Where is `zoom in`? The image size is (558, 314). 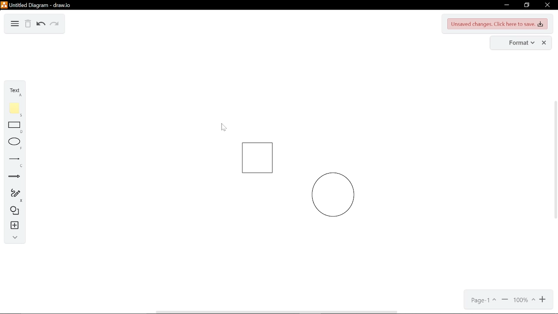
zoom in is located at coordinates (543, 300).